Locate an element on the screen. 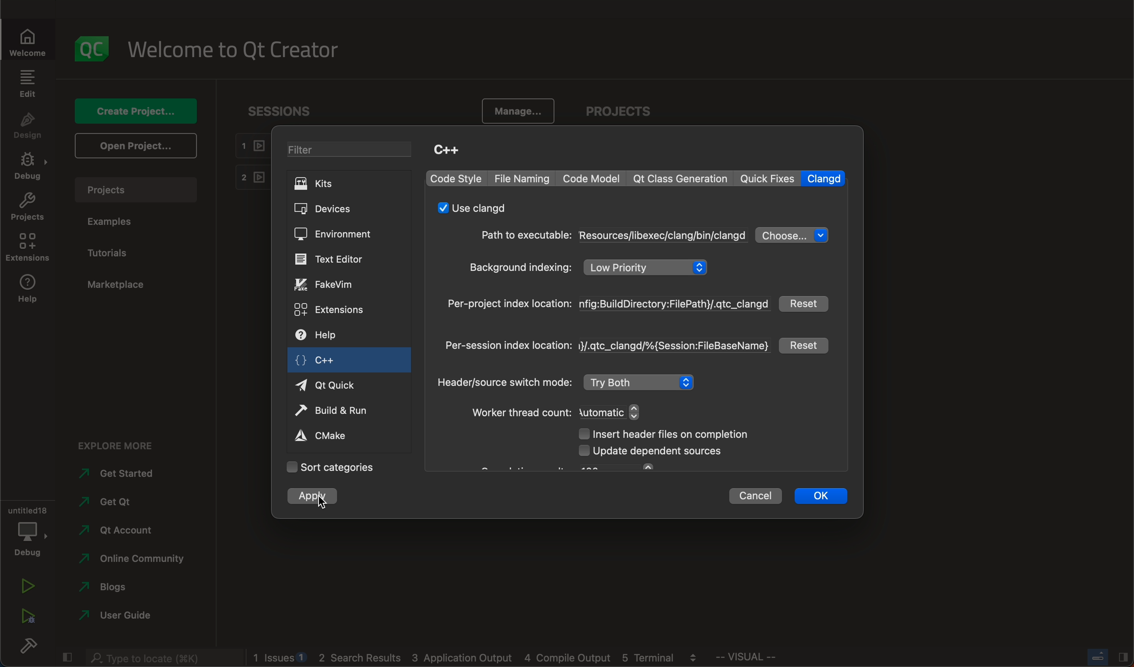 This screenshot has width=1134, height=667. guide is located at coordinates (119, 614).